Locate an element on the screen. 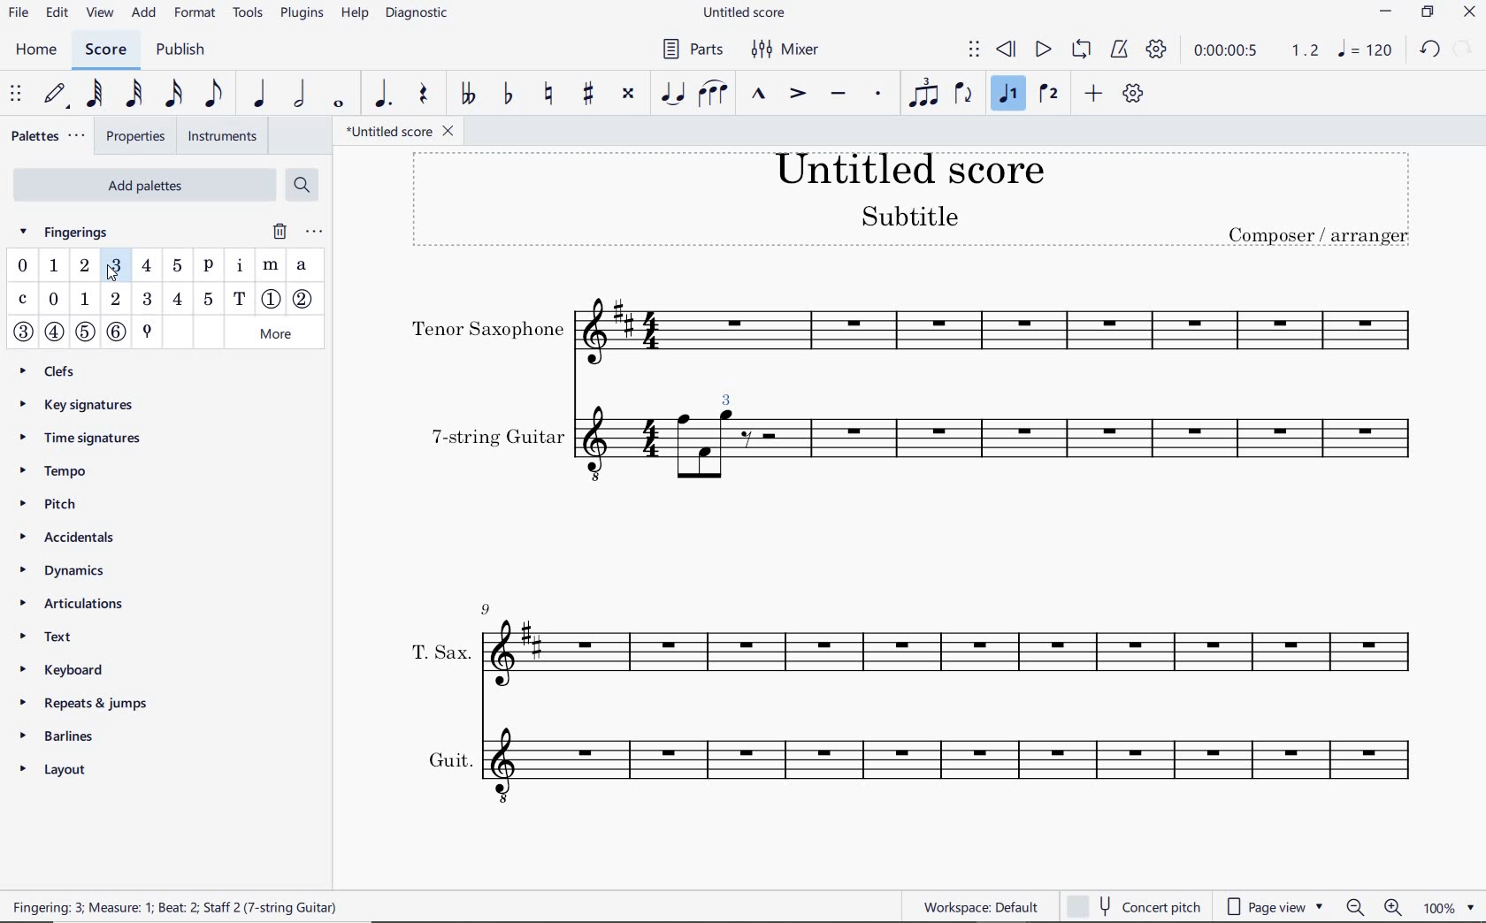 The image size is (1486, 923). rh guitar fingering i is located at coordinates (238, 268).